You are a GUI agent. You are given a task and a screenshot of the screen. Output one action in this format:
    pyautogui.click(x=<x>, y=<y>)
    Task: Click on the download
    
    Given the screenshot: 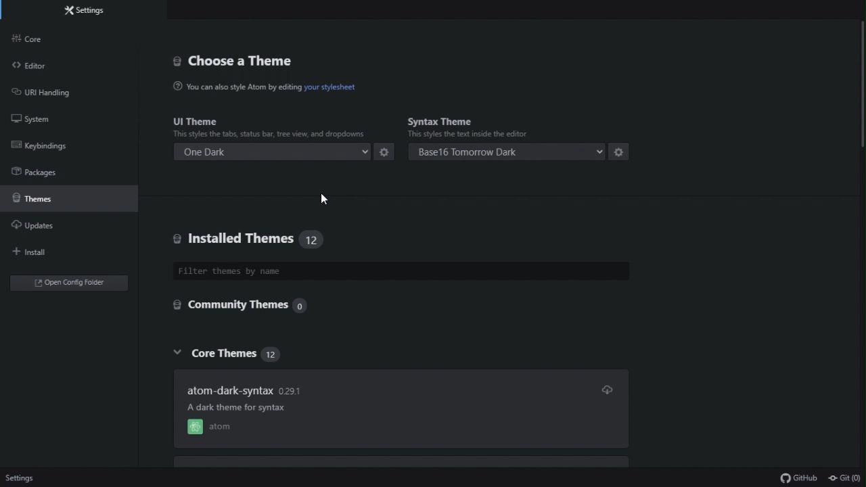 What is the action you would take?
    pyautogui.click(x=606, y=390)
    